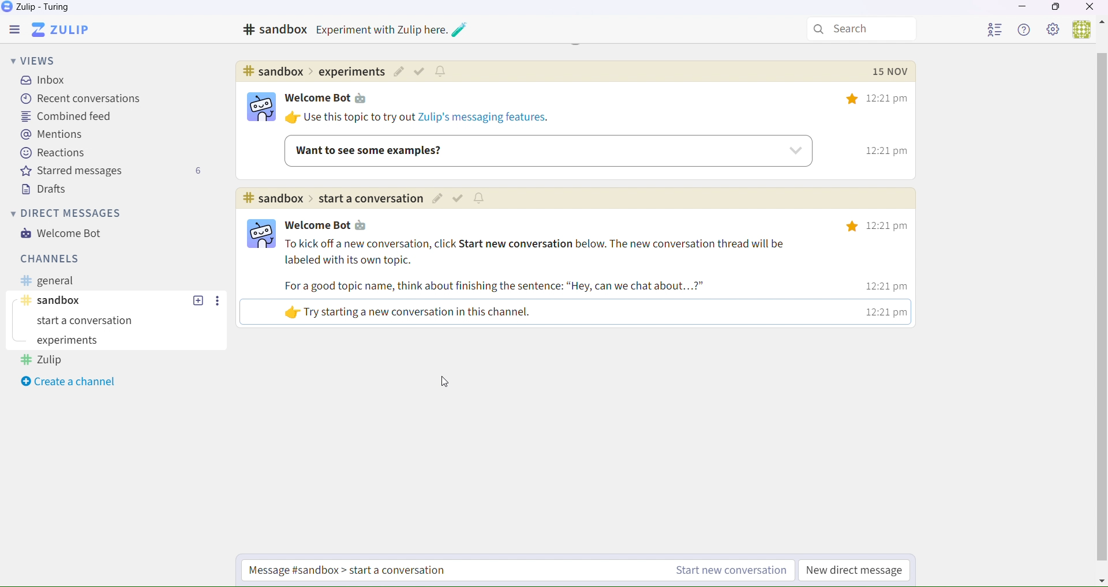 The image size is (1108, 587). What do you see at coordinates (852, 570) in the screenshot?
I see `New direct message` at bounding box center [852, 570].